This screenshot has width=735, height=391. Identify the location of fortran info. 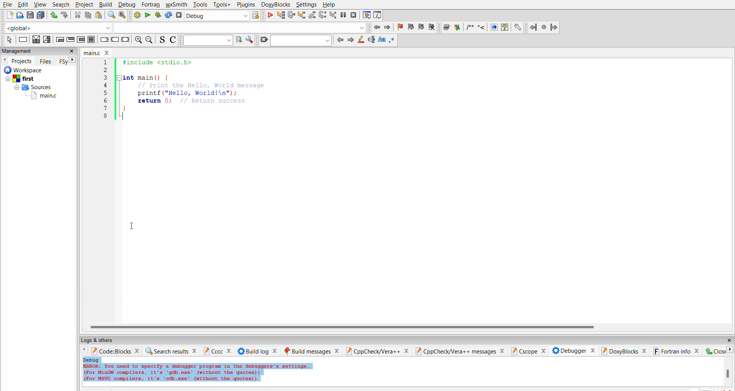
(675, 351).